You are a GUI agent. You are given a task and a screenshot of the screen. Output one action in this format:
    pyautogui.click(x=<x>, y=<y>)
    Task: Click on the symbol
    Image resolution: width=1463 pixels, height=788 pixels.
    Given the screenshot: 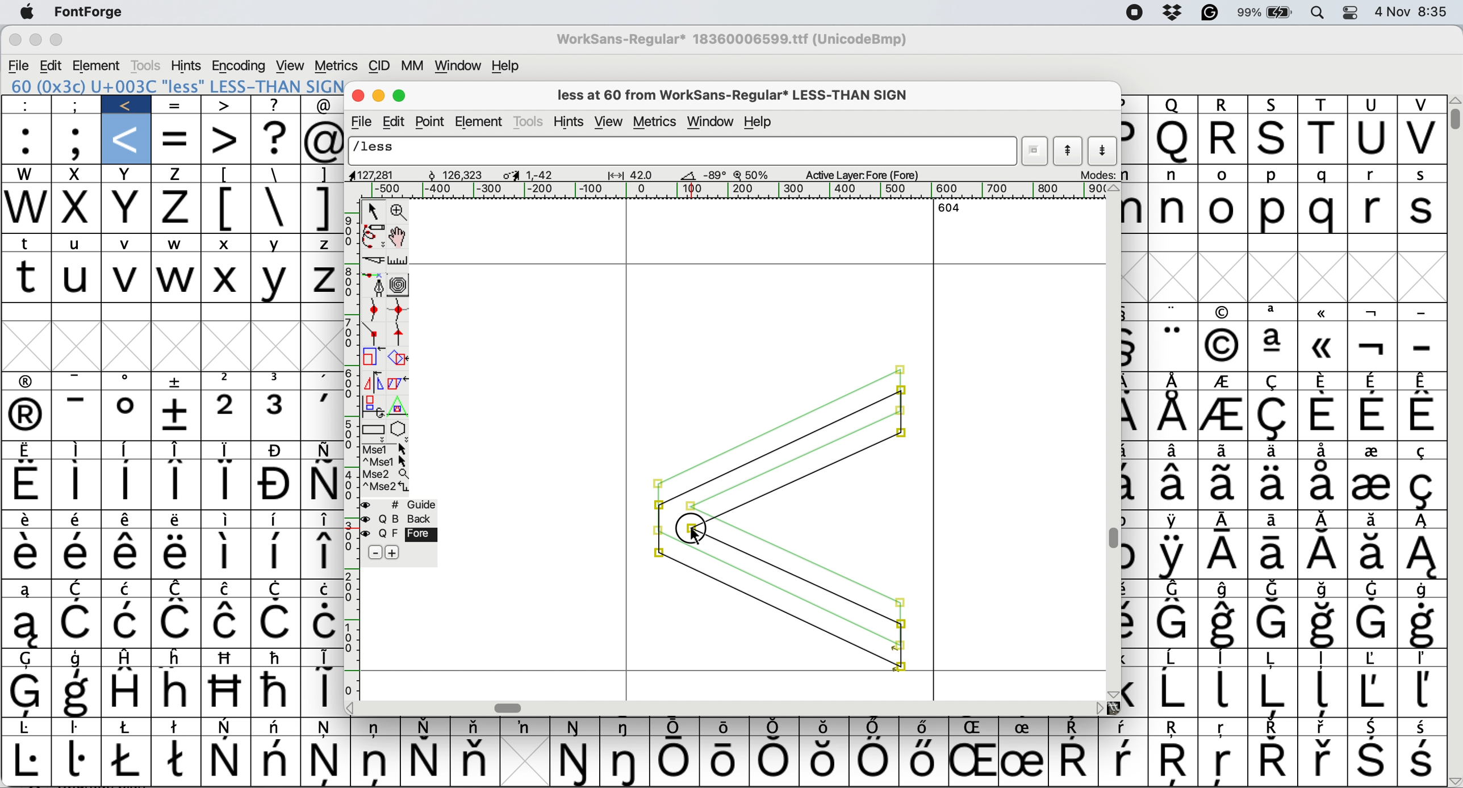 What is the action you would take?
    pyautogui.click(x=322, y=657)
    